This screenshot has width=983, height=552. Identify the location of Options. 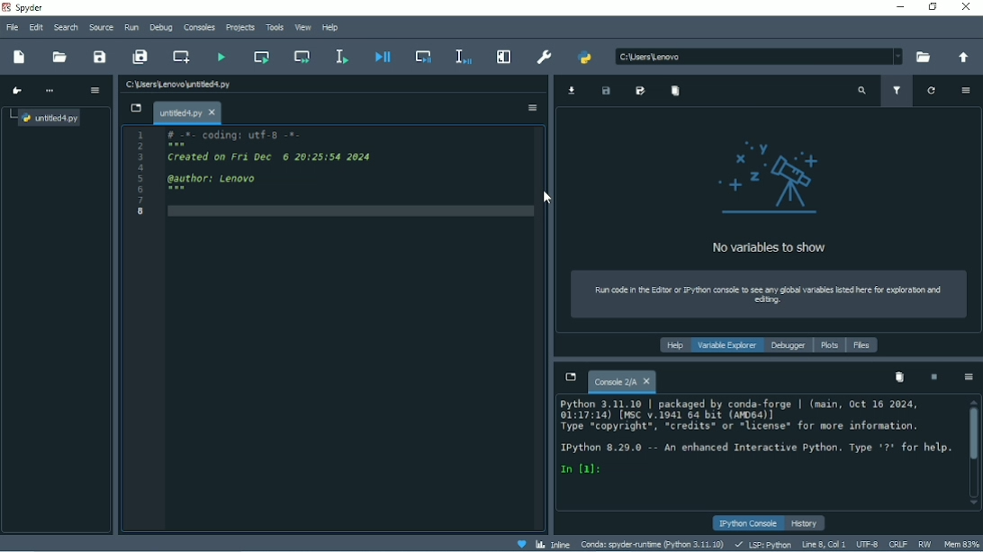
(969, 378).